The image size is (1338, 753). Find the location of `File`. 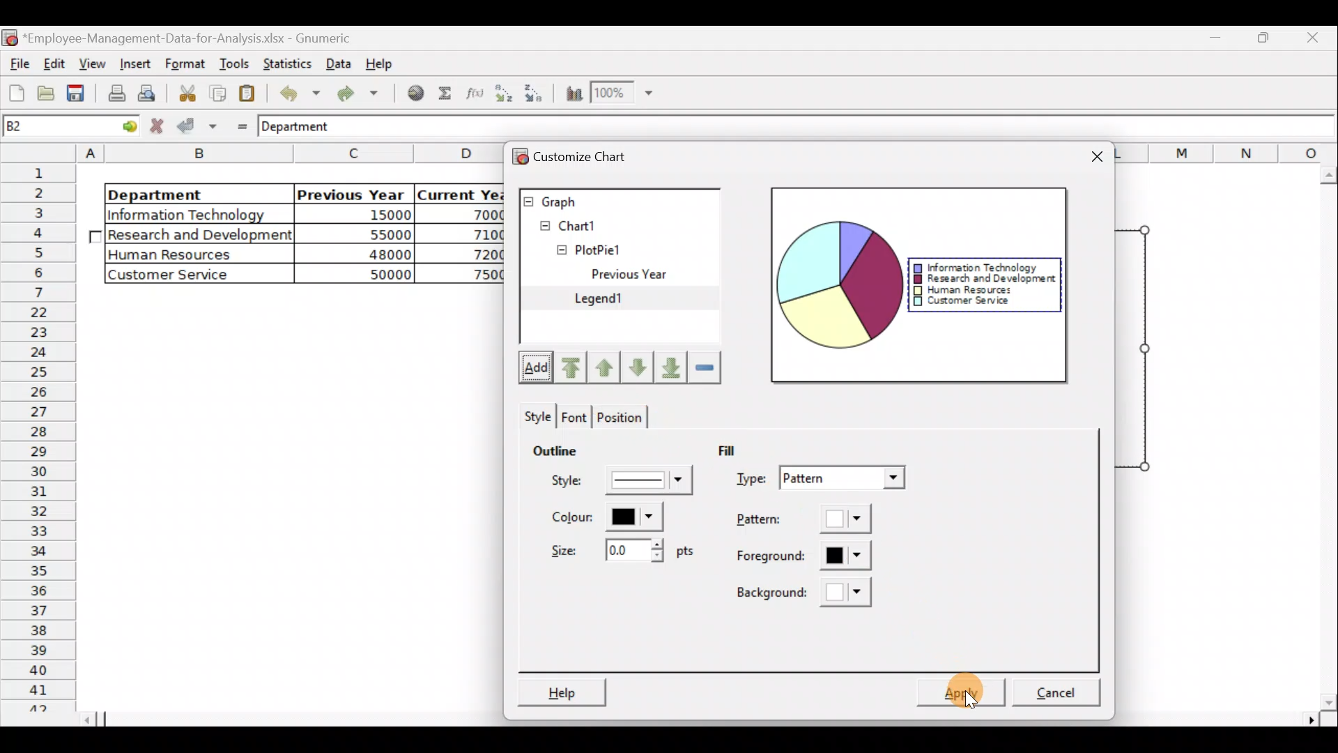

File is located at coordinates (17, 60).